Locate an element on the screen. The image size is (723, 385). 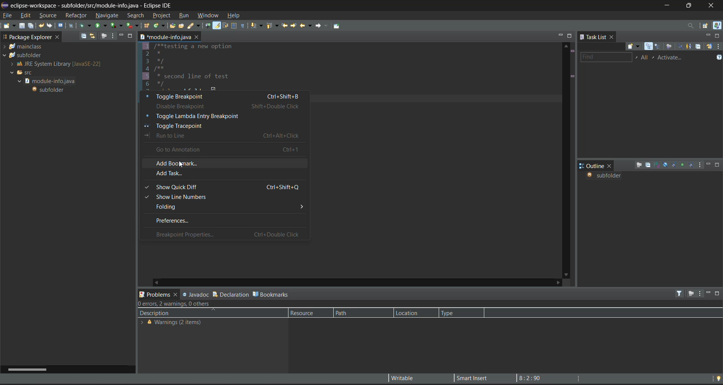
Project Explorer is located at coordinates (27, 36).